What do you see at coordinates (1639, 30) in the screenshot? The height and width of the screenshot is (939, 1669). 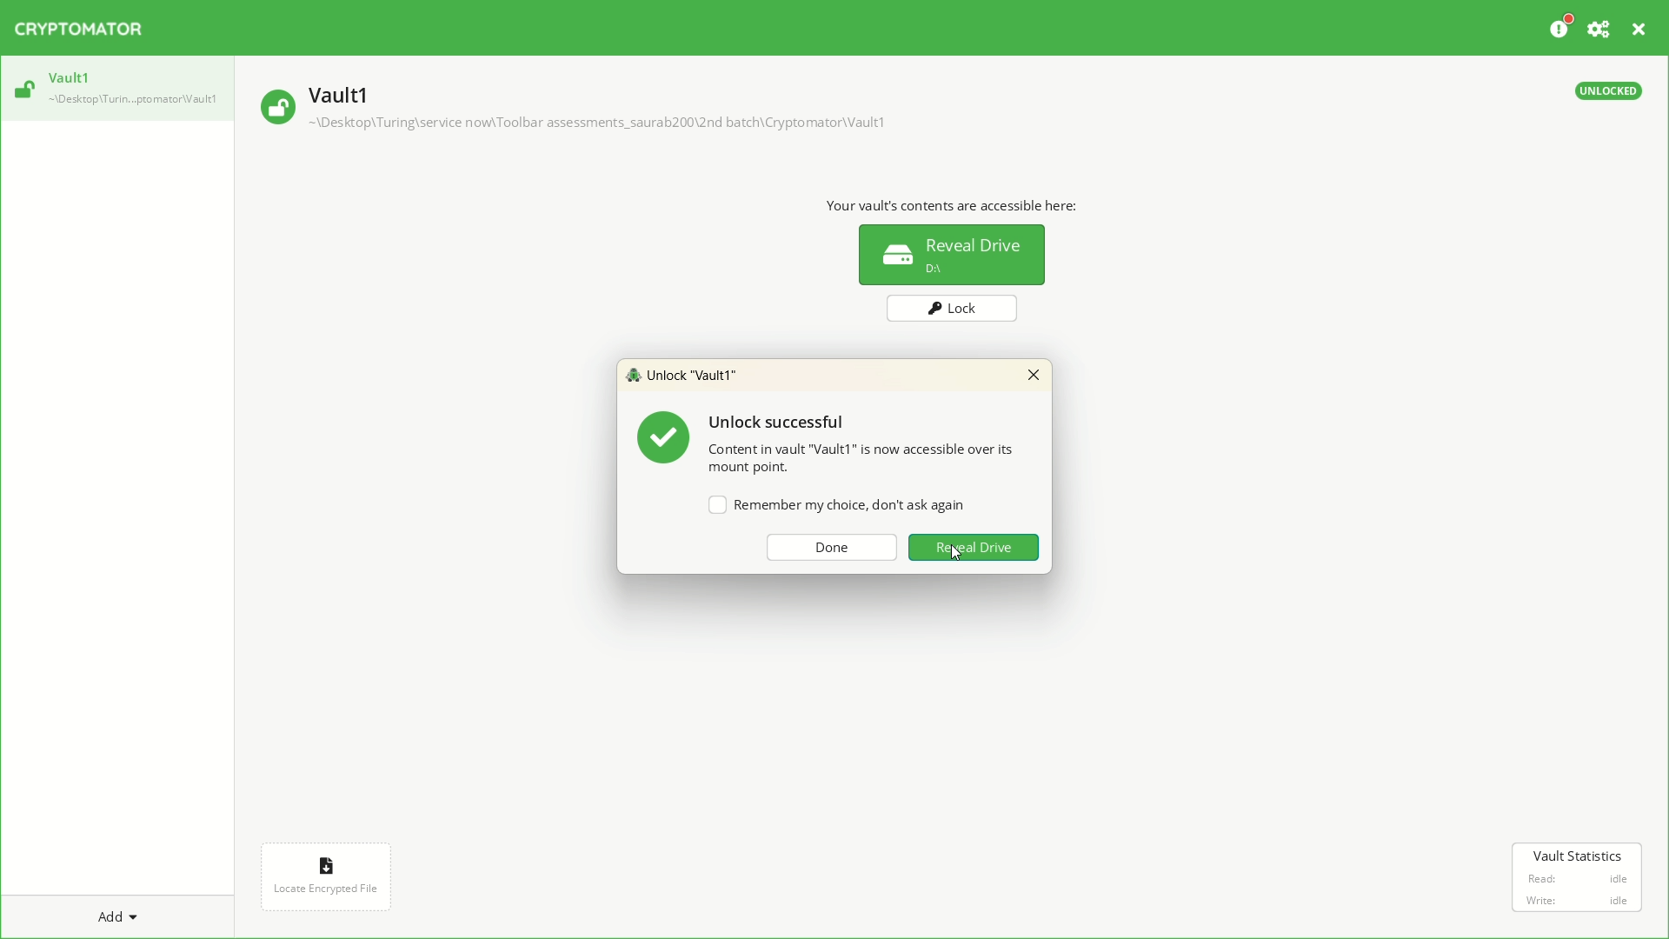 I see `CLOSE` at bounding box center [1639, 30].